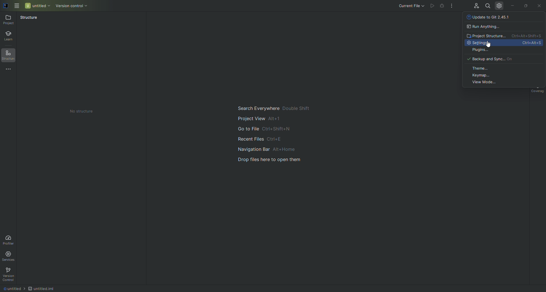 This screenshot has width=546, height=292. Describe the element at coordinates (504, 18) in the screenshot. I see `Update` at that location.